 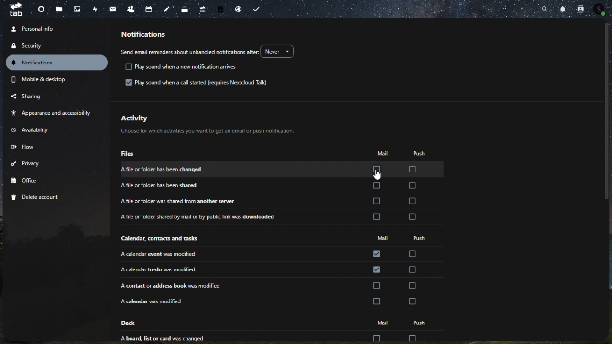 I want to click on check box, so click(x=377, y=285).